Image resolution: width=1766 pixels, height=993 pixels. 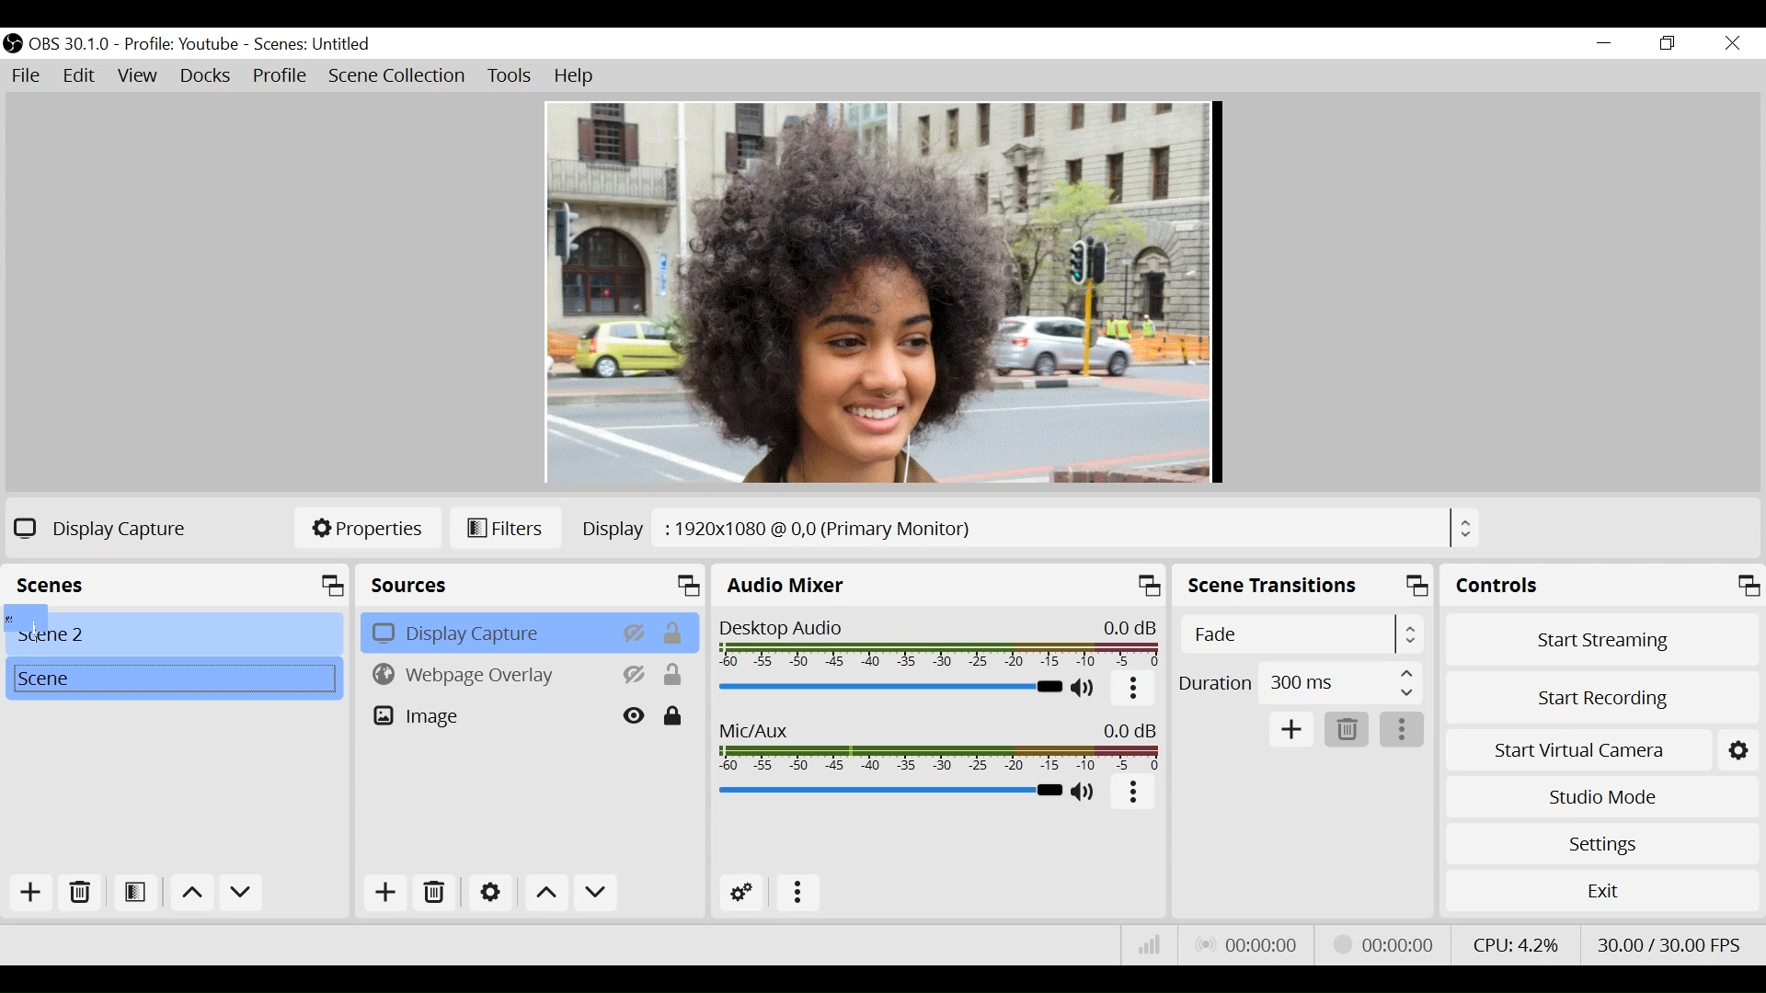 What do you see at coordinates (636, 674) in the screenshot?
I see `HIde/Display` at bounding box center [636, 674].